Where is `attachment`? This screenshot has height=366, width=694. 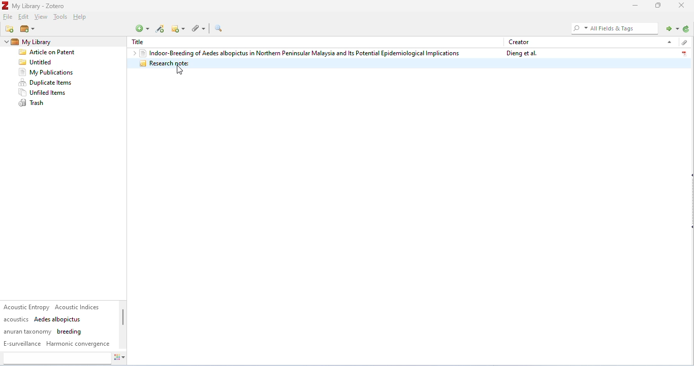 attachment is located at coordinates (200, 28).